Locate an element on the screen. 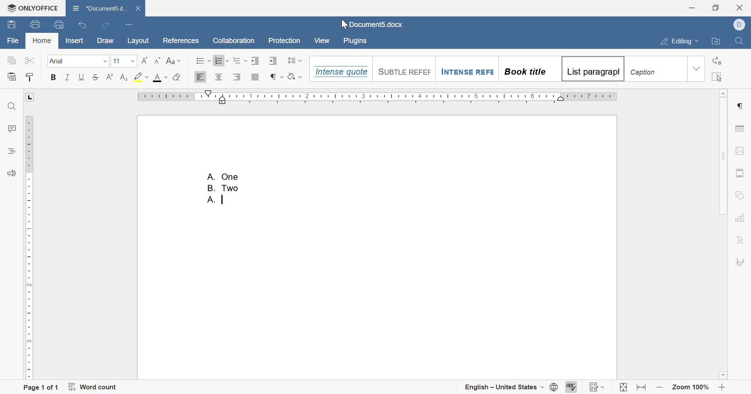 Image resolution: width=751 pixels, height=394 pixels. Decrement font size is located at coordinates (157, 61).